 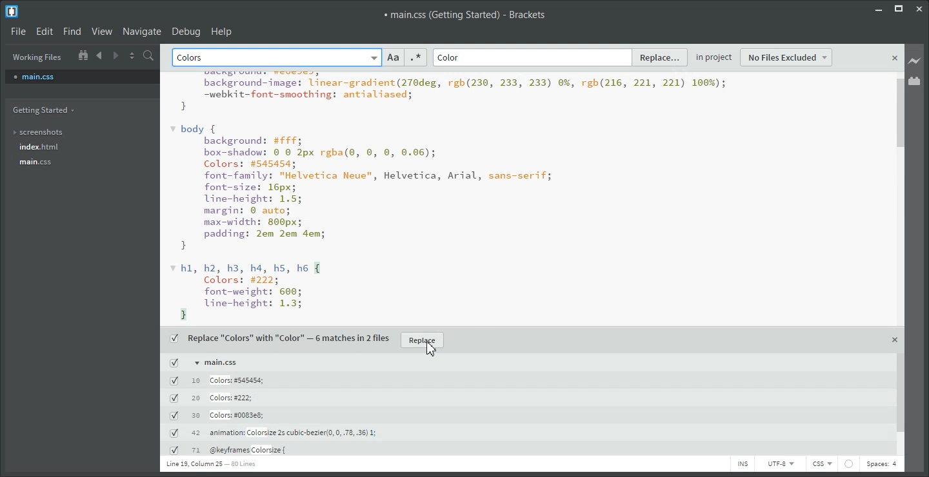 I want to click on File, so click(x=17, y=30).